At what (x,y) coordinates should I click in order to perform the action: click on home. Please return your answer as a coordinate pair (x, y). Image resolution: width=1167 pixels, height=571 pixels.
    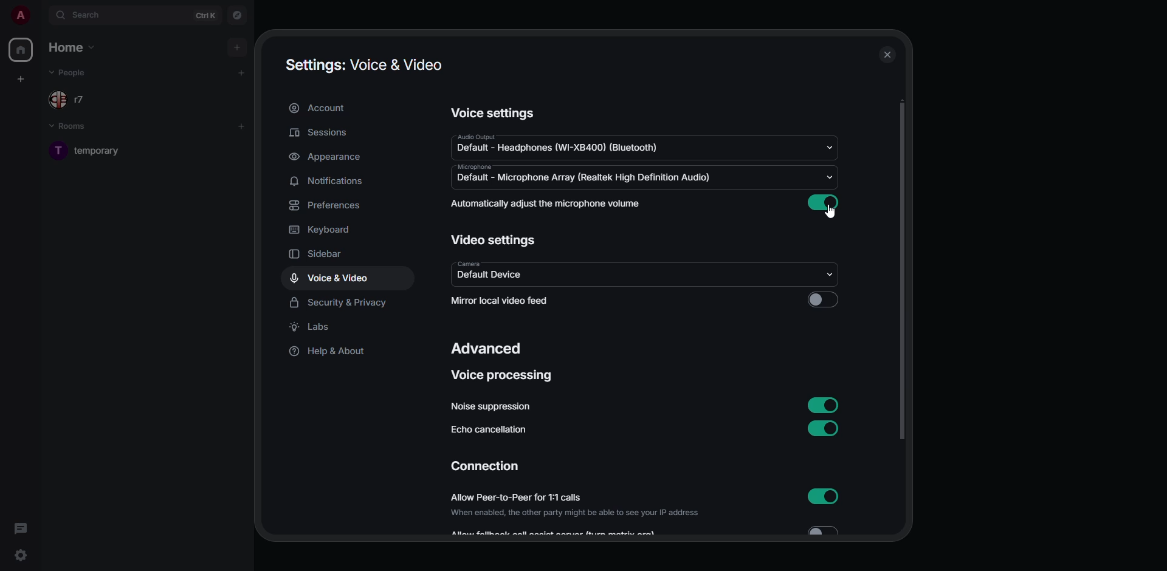
    Looking at the image, I should click on (22, 50).